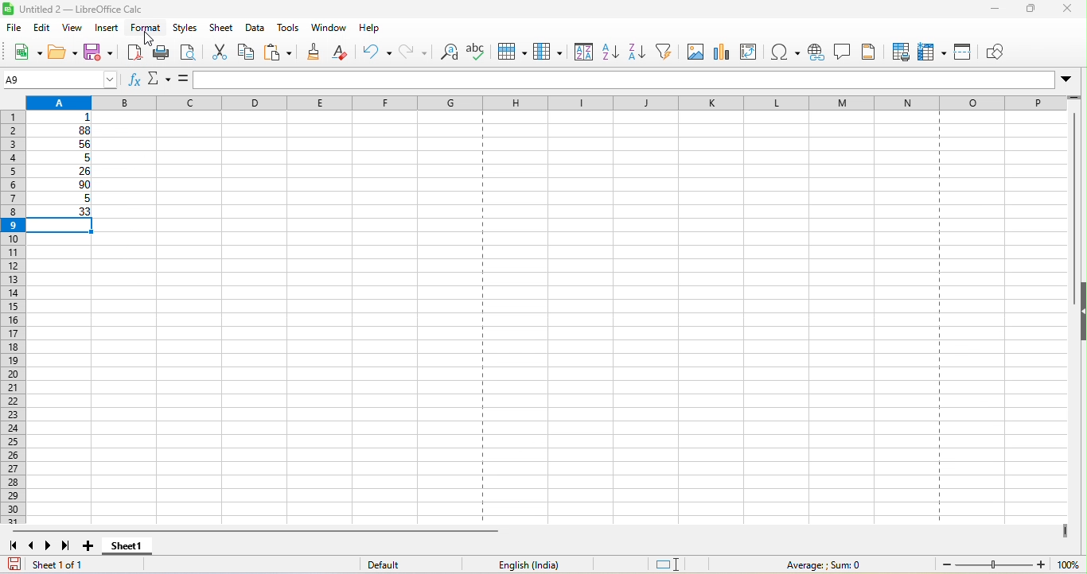 This screenshot has width=1087, height=574. Describe the element at coordinates (62, 212) in the screenshot. I see `33` at that location.